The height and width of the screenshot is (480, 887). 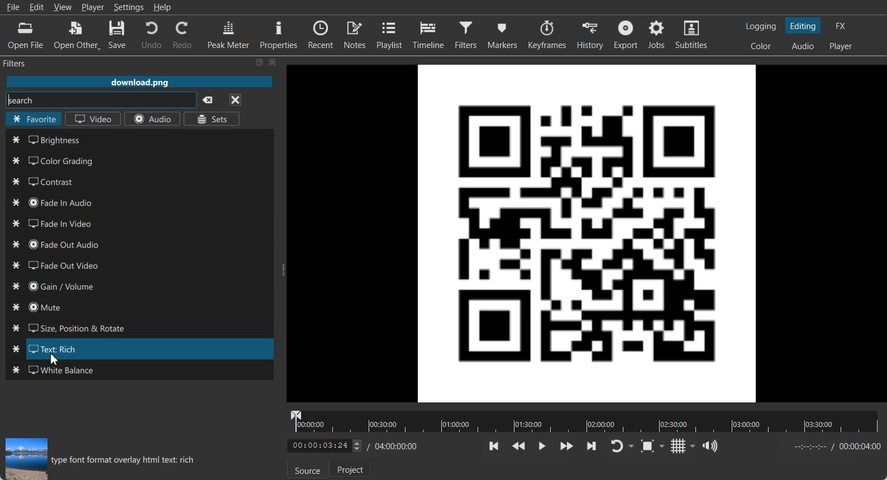 I want to click on Size, Position & Rotate, so click(x=139, y=328).